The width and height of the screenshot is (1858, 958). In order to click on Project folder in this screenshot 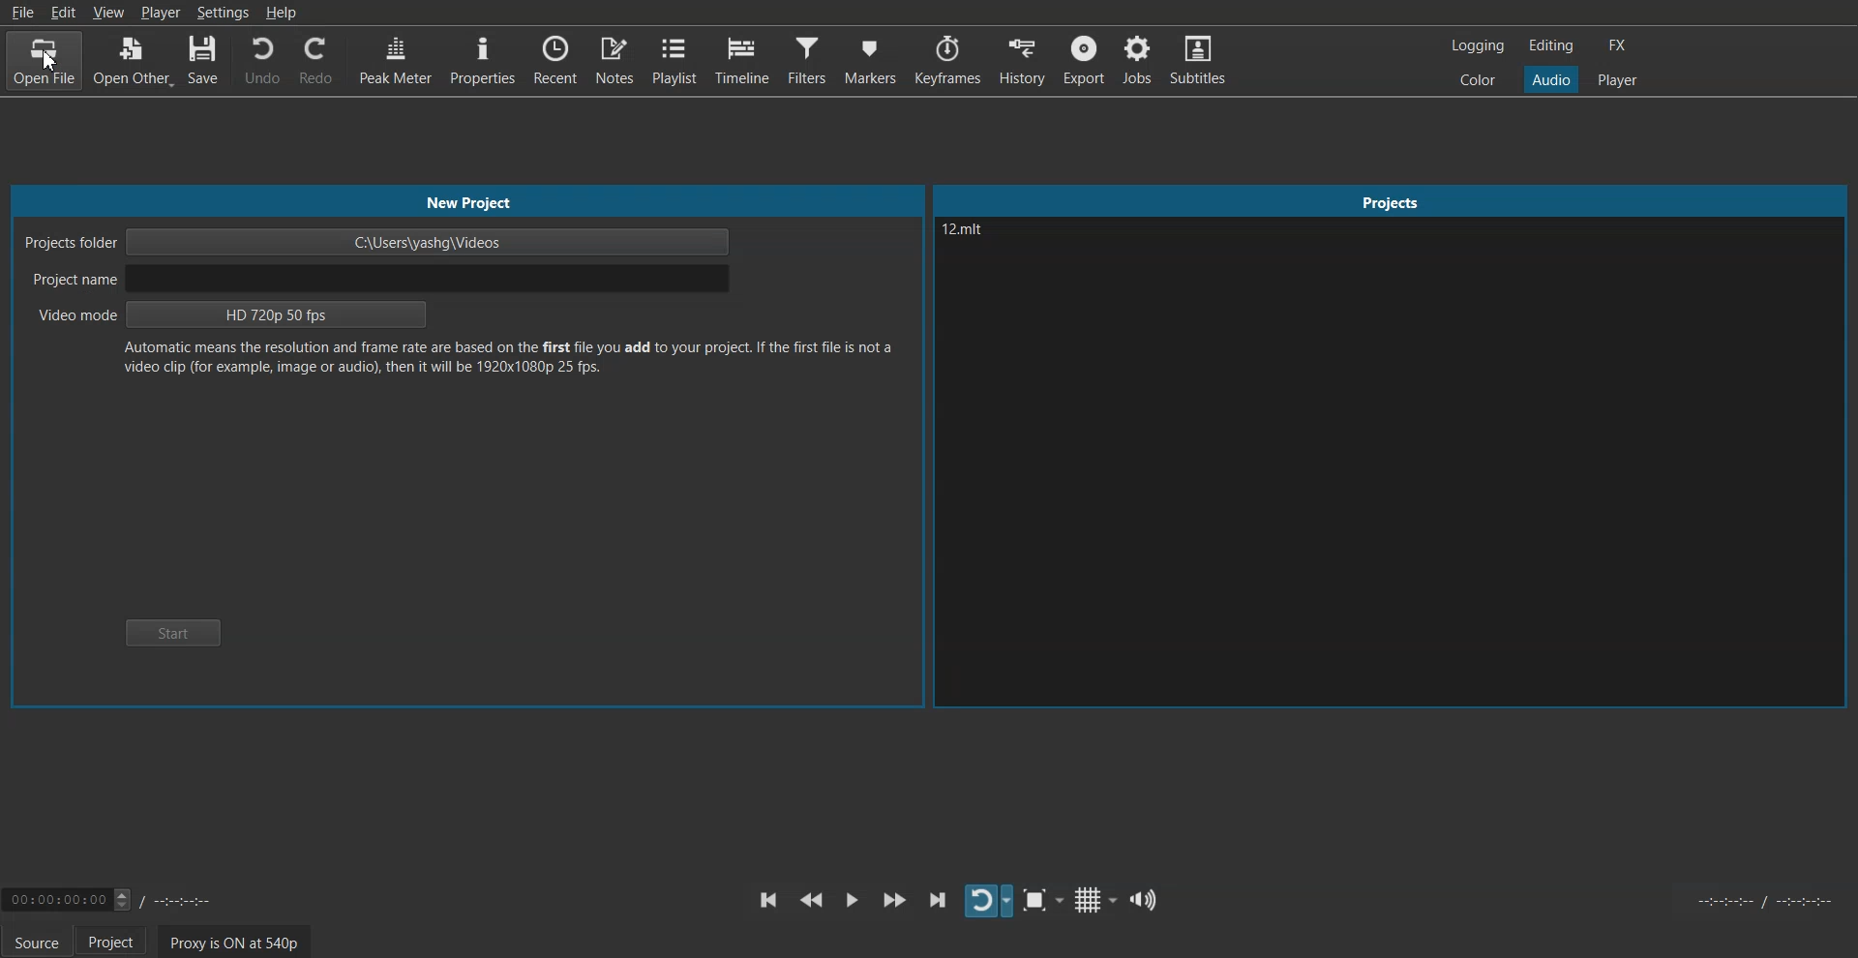, I will do `click(378, 242)`.